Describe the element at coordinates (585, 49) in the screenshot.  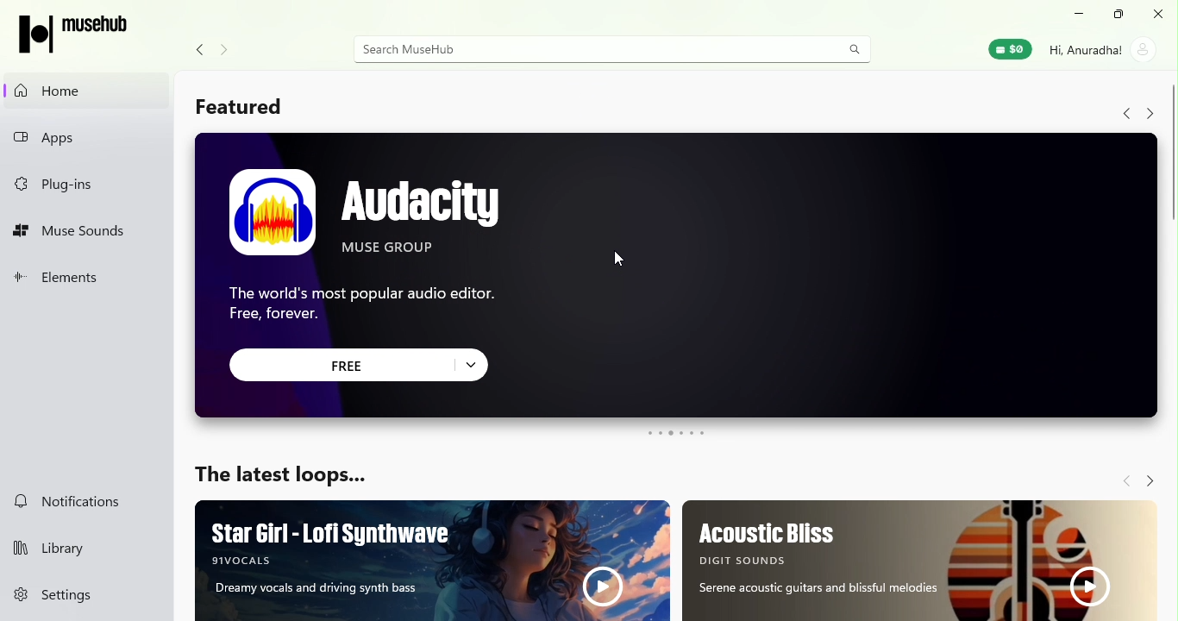
I see `Search bar` at that location.